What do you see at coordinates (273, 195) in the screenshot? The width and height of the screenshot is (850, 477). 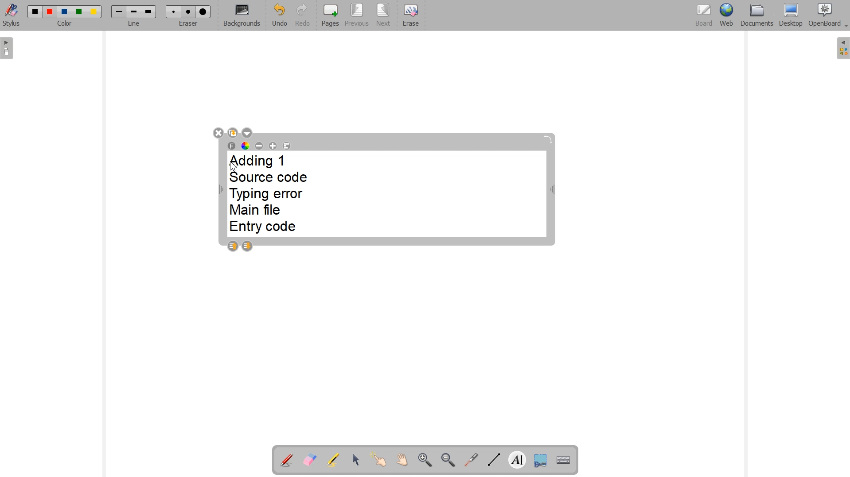 I see `Adding 1
Source code
Typing error
Main file
Entry code` at bounding box center [273, 195].